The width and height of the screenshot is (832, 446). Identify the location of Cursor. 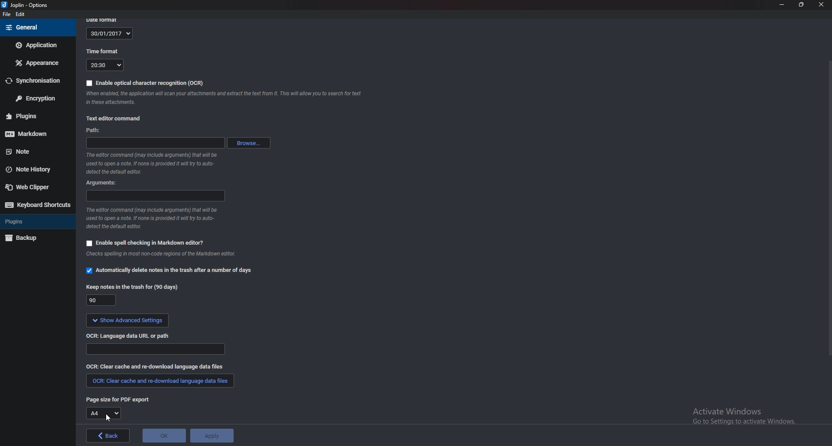
(107, 417).